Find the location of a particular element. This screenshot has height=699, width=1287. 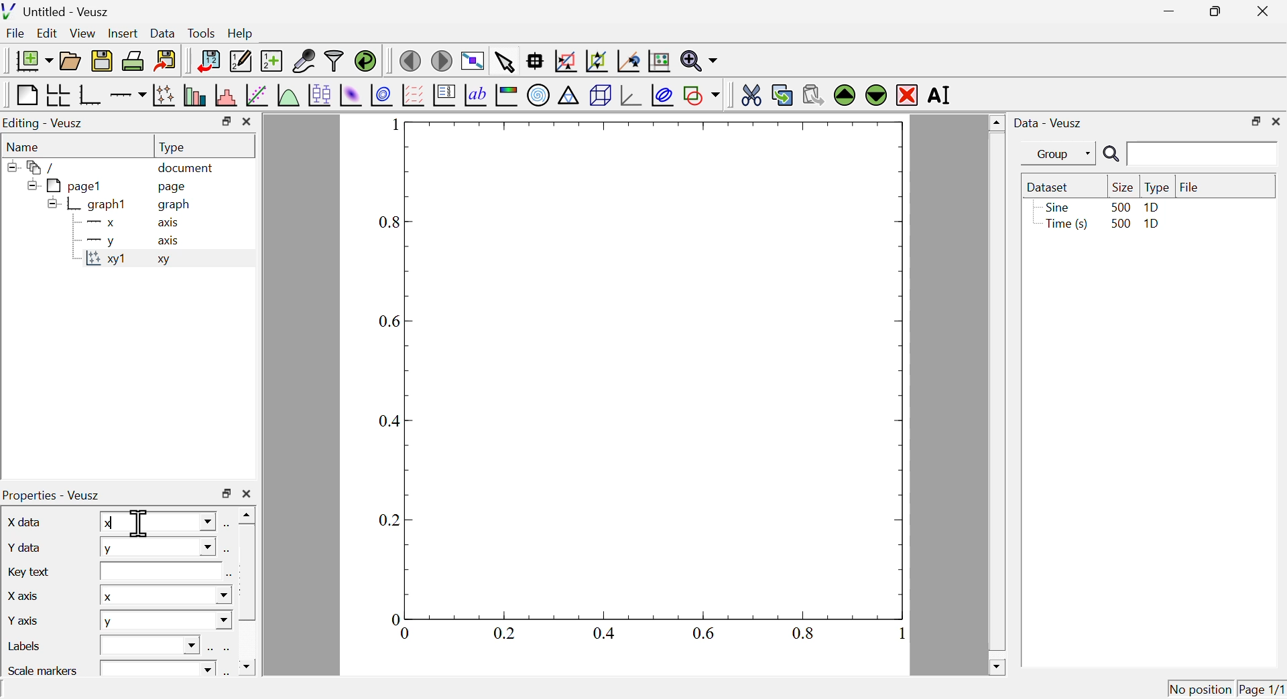

name is located at coordinates (26, 146).